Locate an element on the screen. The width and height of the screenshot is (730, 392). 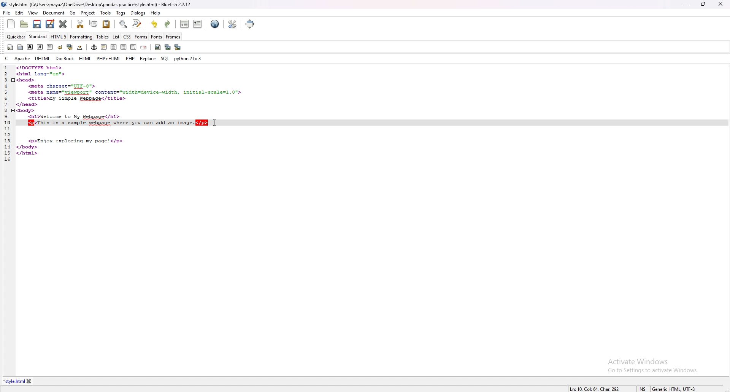
undo is located at coordinates (154, 24).